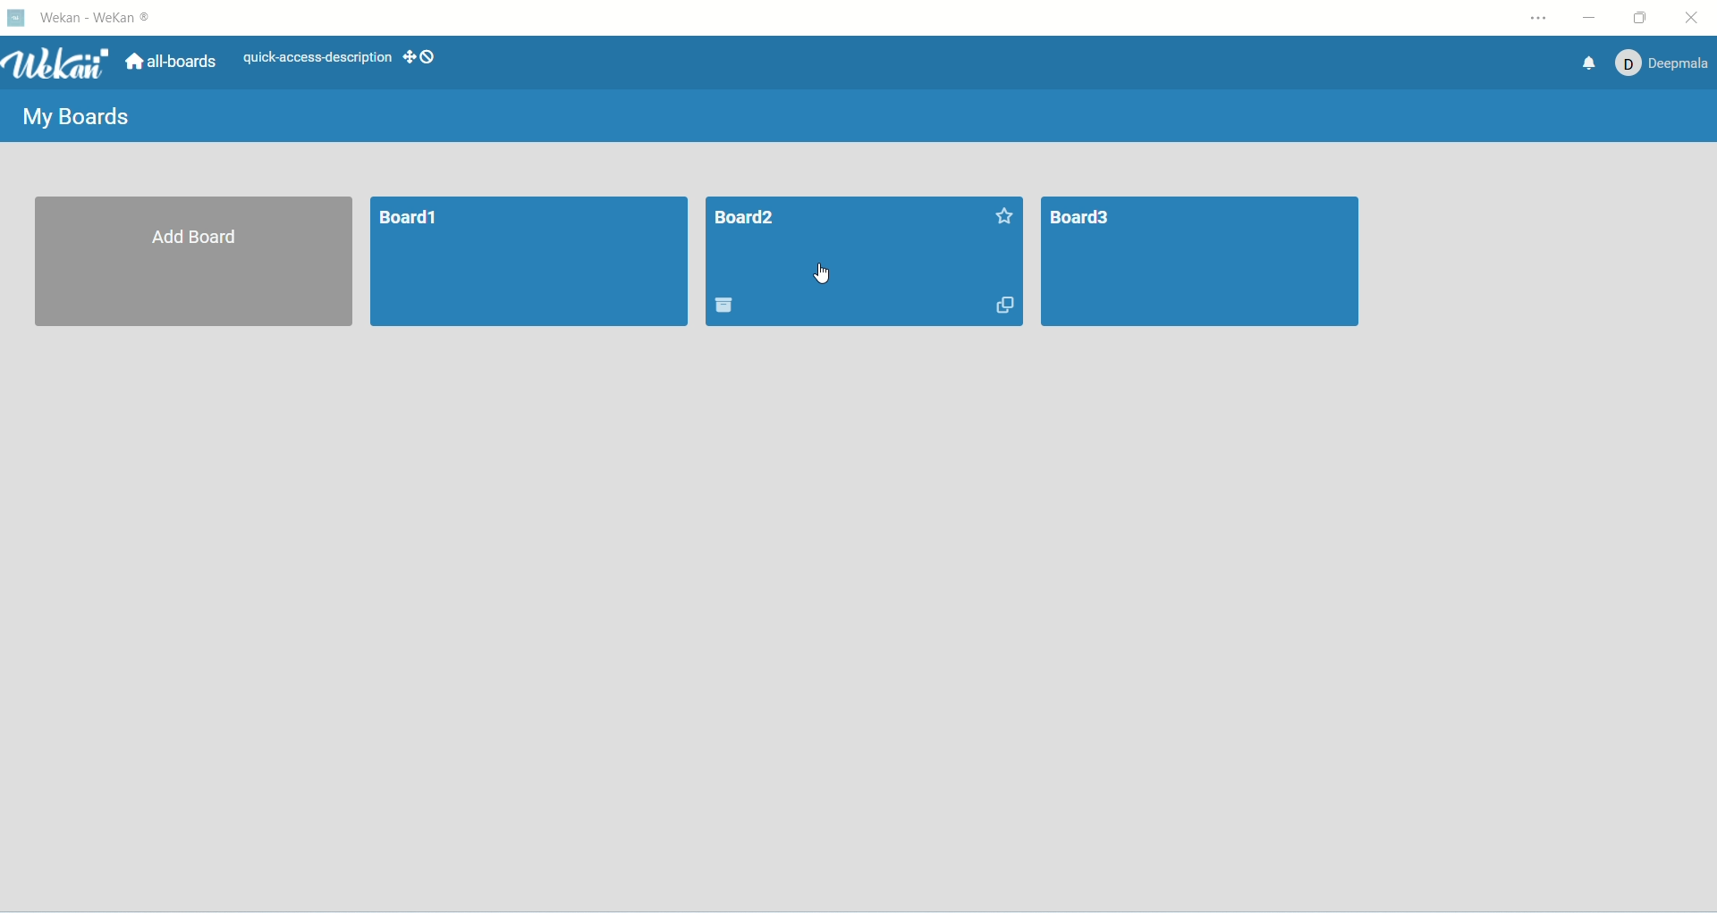 The height and width of the screenshot is (913, 1717). Describe the element at coordinates (318, 58) in the screenshot. I see `text` at that location.